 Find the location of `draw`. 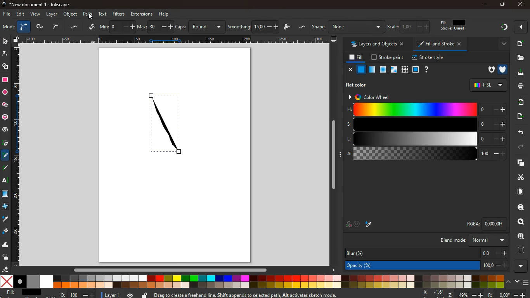

draw is located at coordinates (288, 28).